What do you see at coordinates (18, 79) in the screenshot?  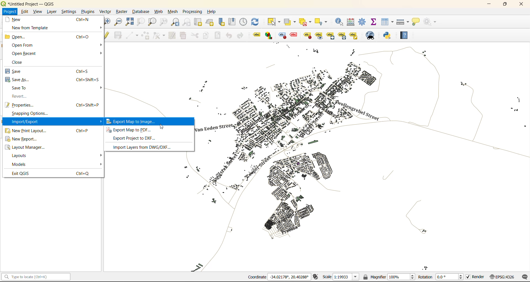 I see `save as` at bounding box center [18, 79].